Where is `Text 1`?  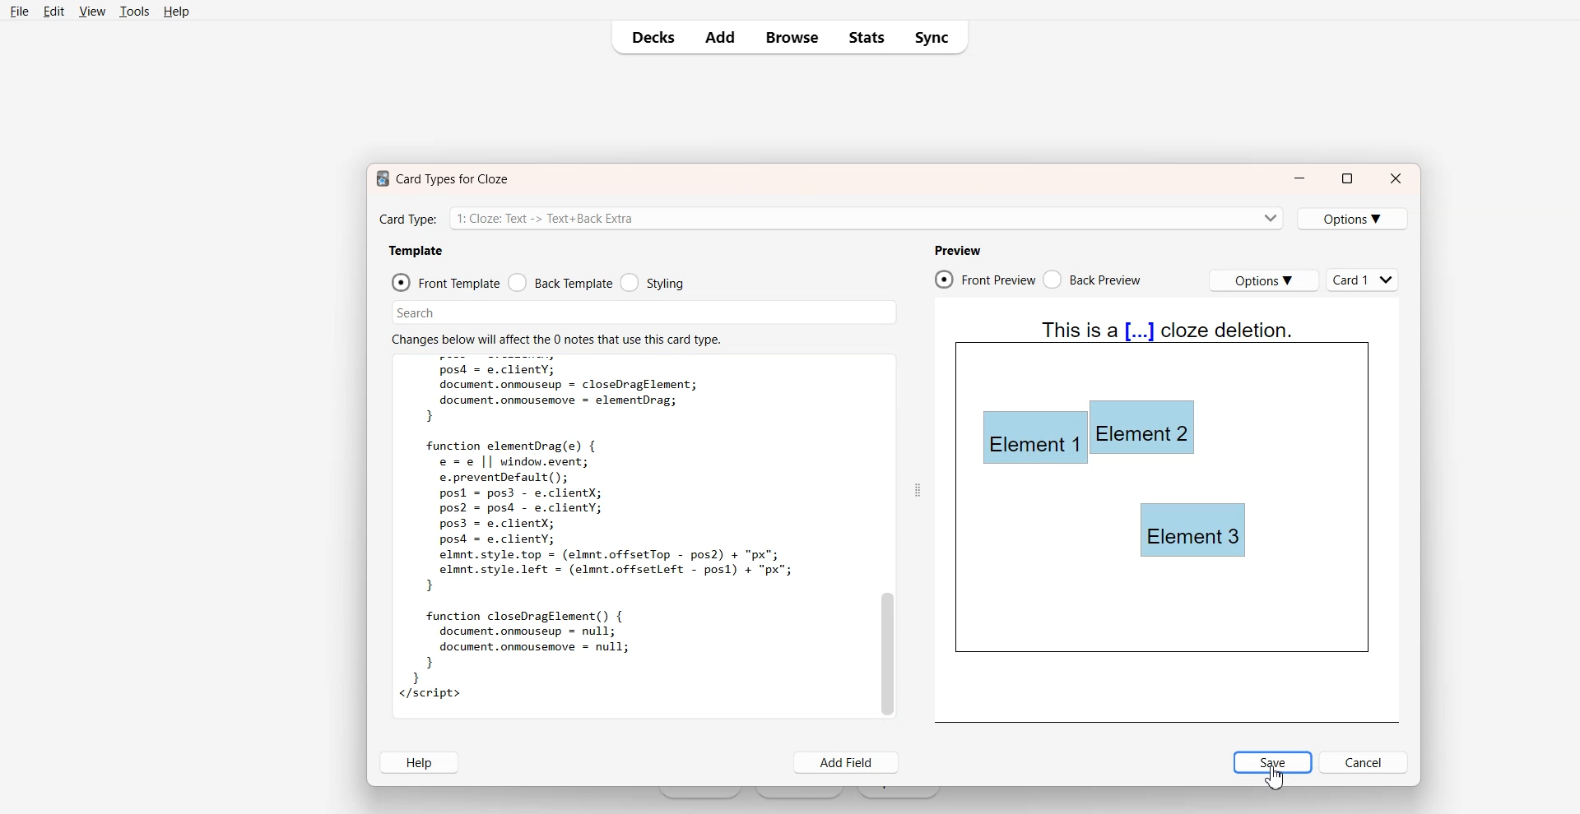 Text 1 is located at coordinates (439, 178).